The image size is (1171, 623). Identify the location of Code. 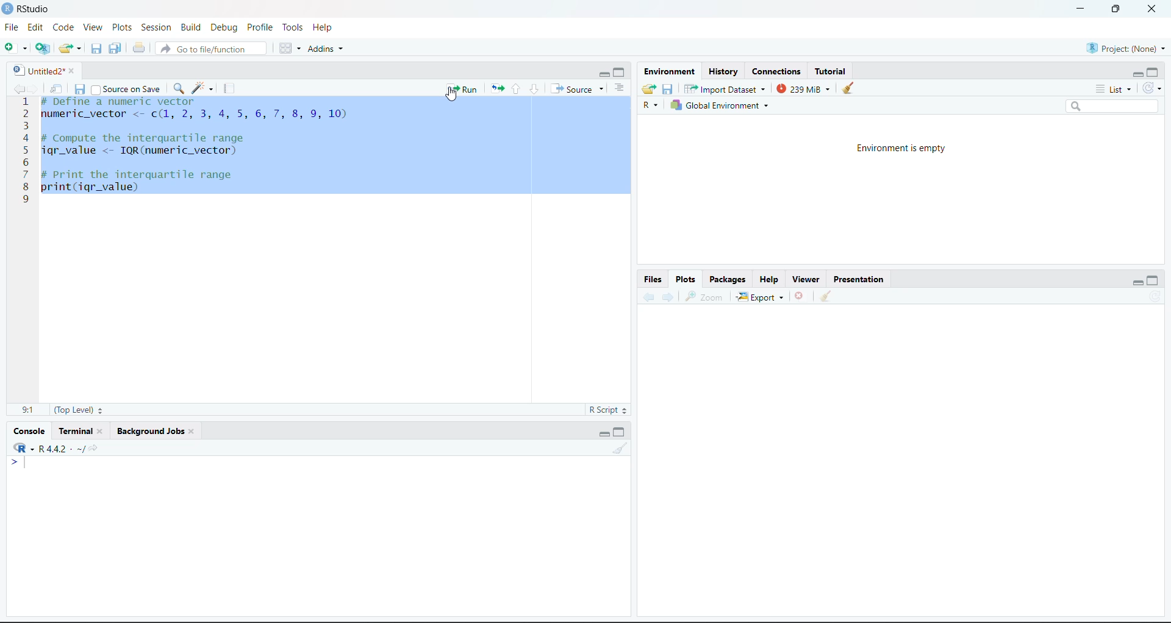
(66, 26).